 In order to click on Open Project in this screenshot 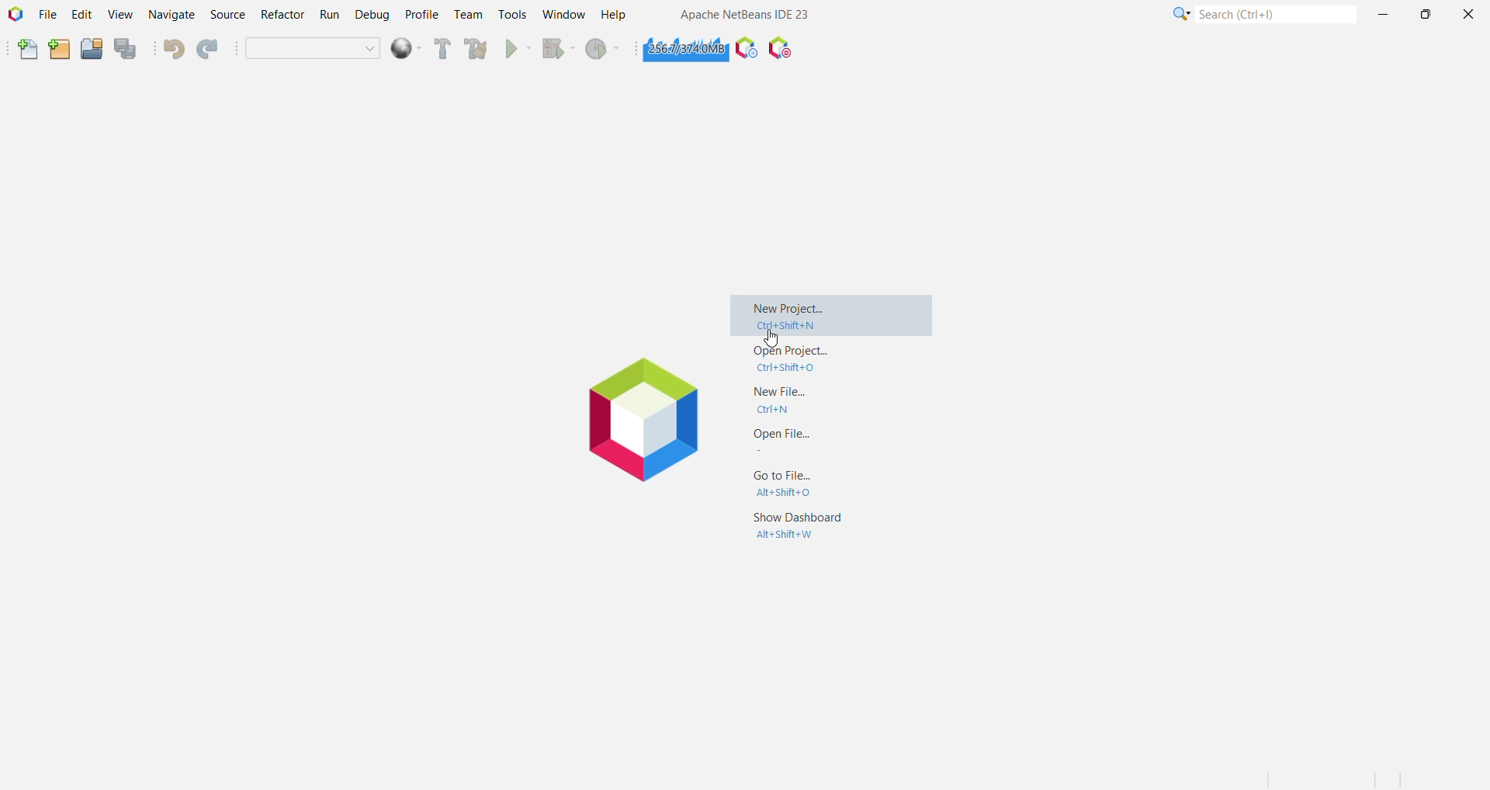, I will do `click(91, 50)`.